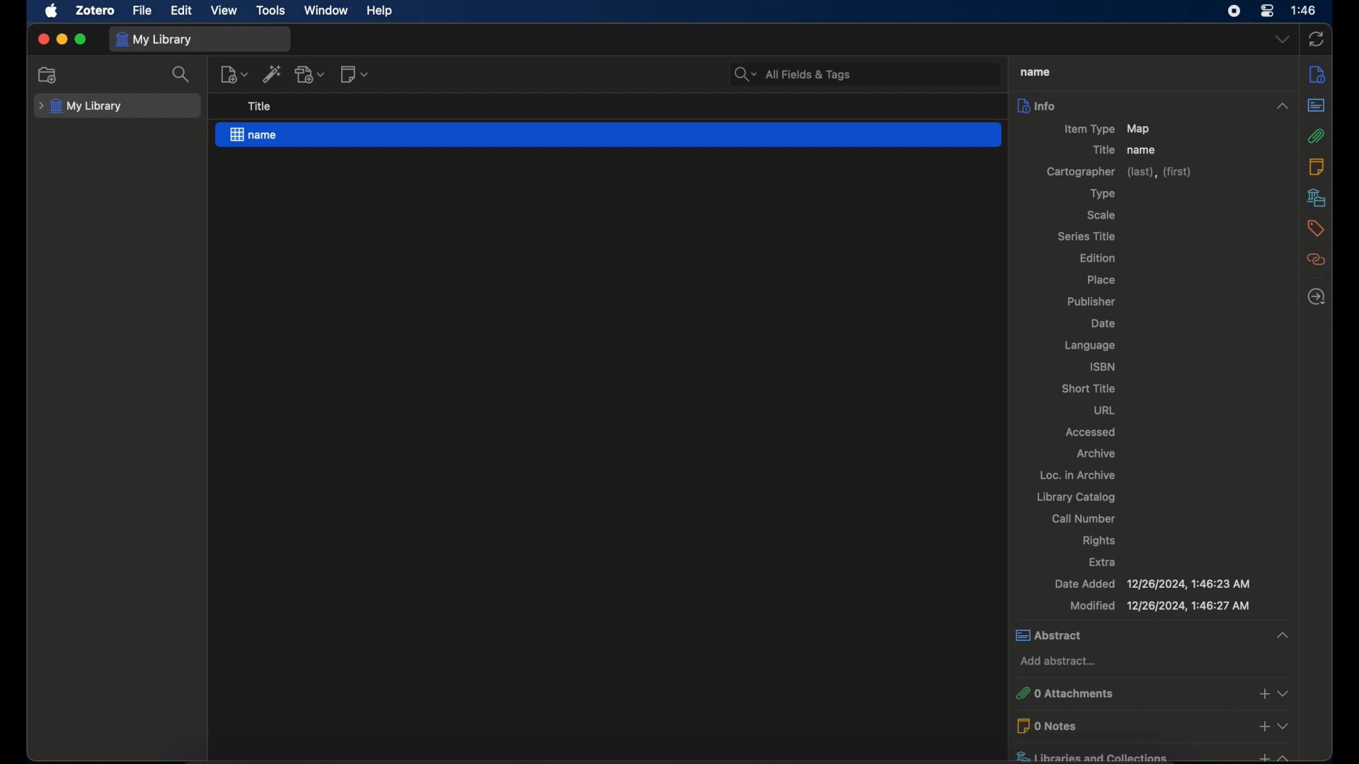  Describe the element at coordinates (1263, 693) in the screenshot. I see `add` at that location.